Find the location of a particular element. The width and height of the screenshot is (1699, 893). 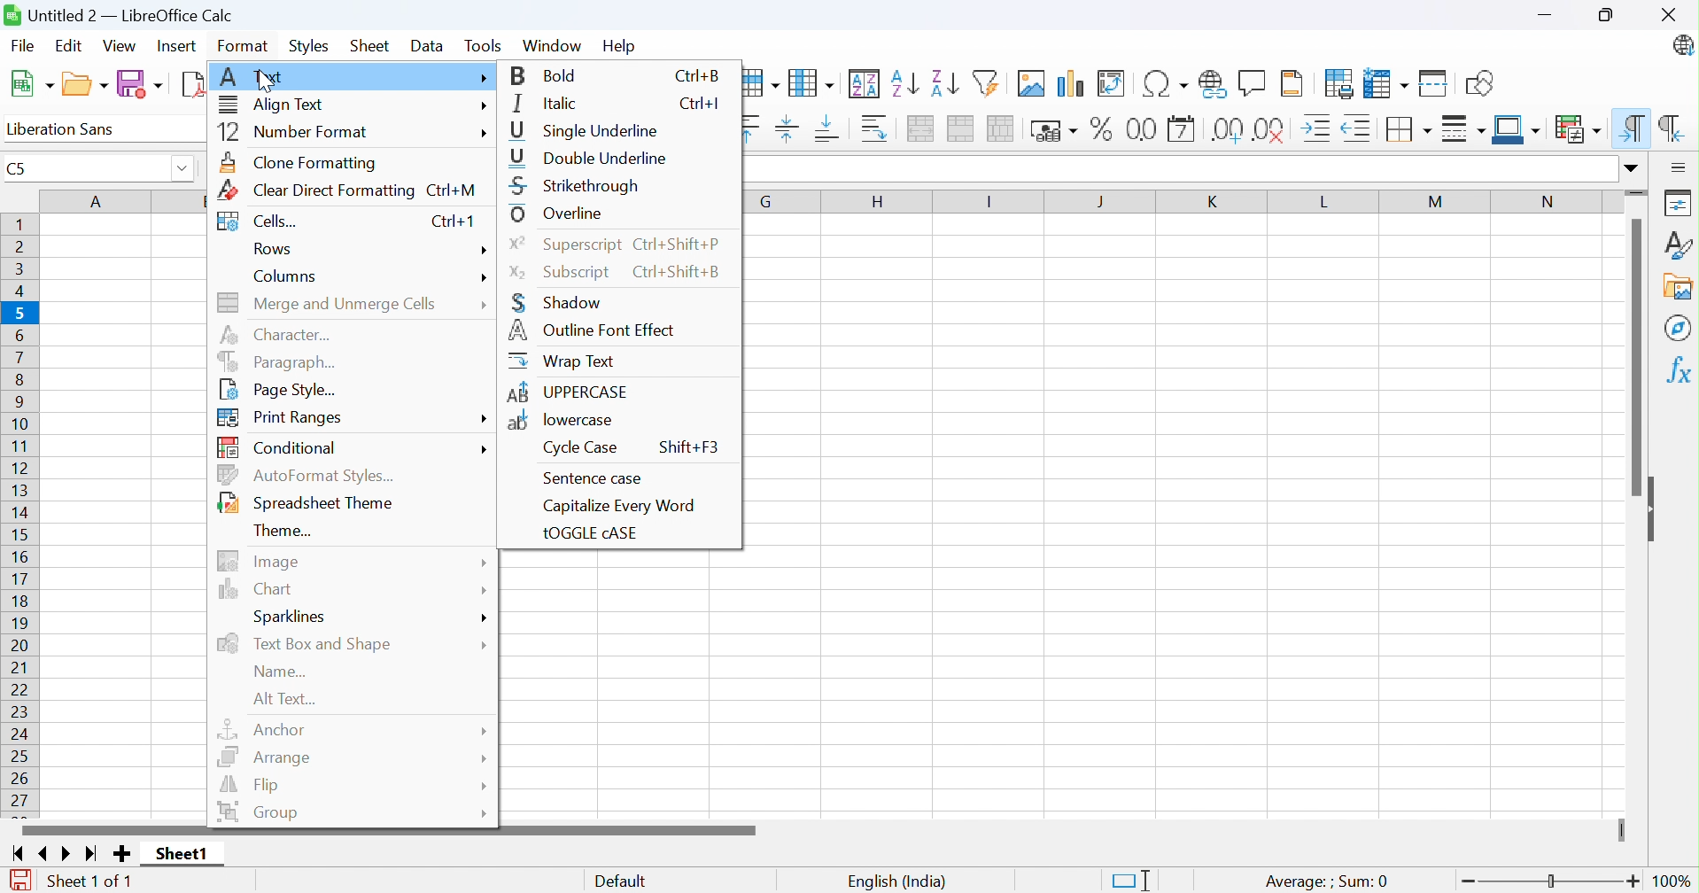

Scroll to first sheet is located at coordinates (22, 856).